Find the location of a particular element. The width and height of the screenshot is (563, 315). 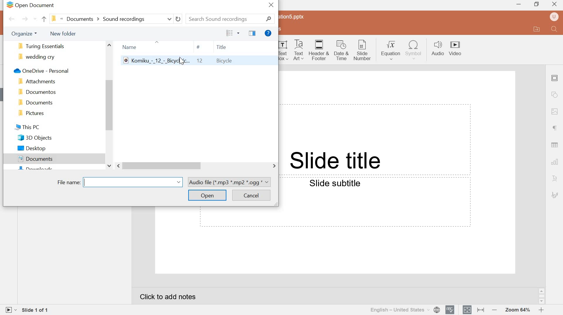

Fit to width is located at coordinates (480, 310).